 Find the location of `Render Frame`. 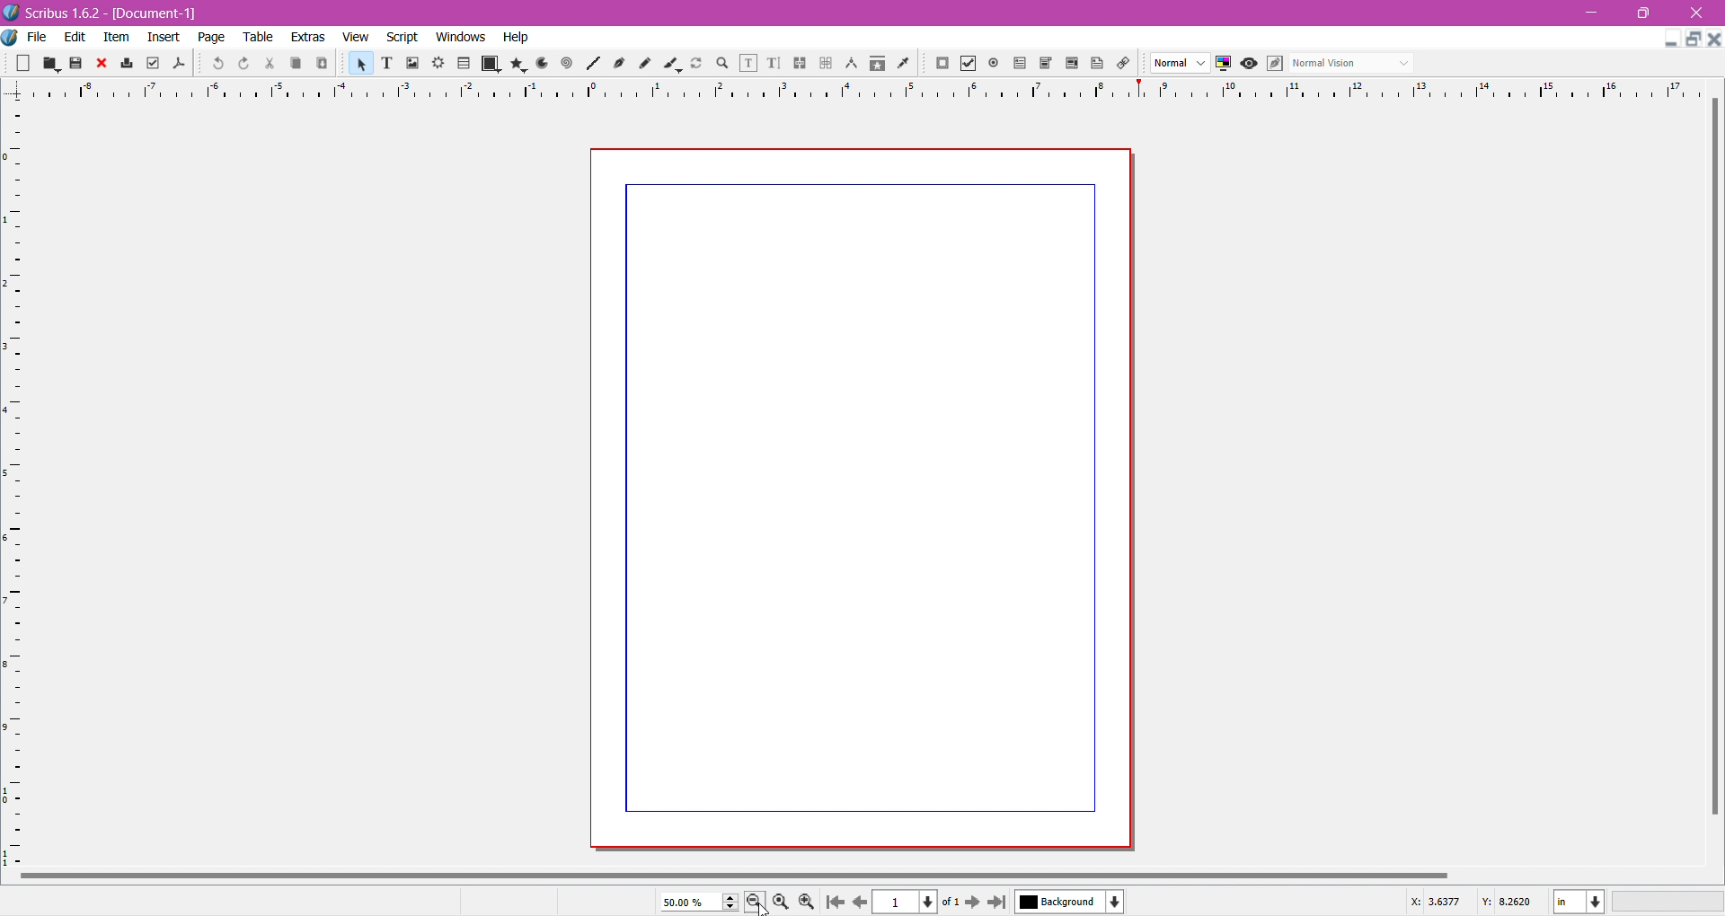

Render Frame is located at coordinates (439, 64).